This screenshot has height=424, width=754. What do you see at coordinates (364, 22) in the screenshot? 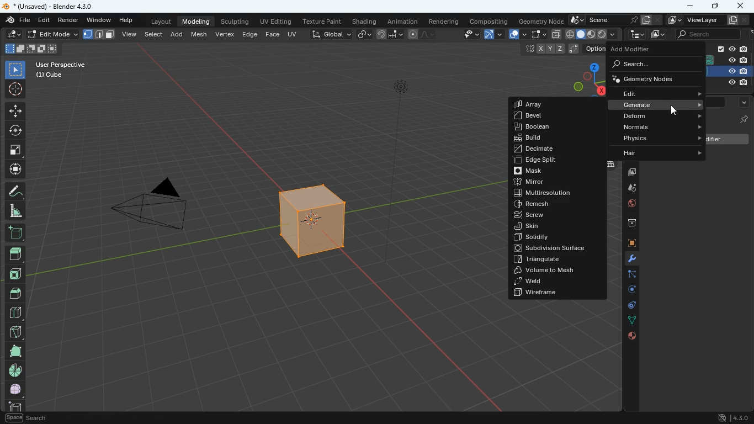
I see `shading` at bounding box center [364, 22].